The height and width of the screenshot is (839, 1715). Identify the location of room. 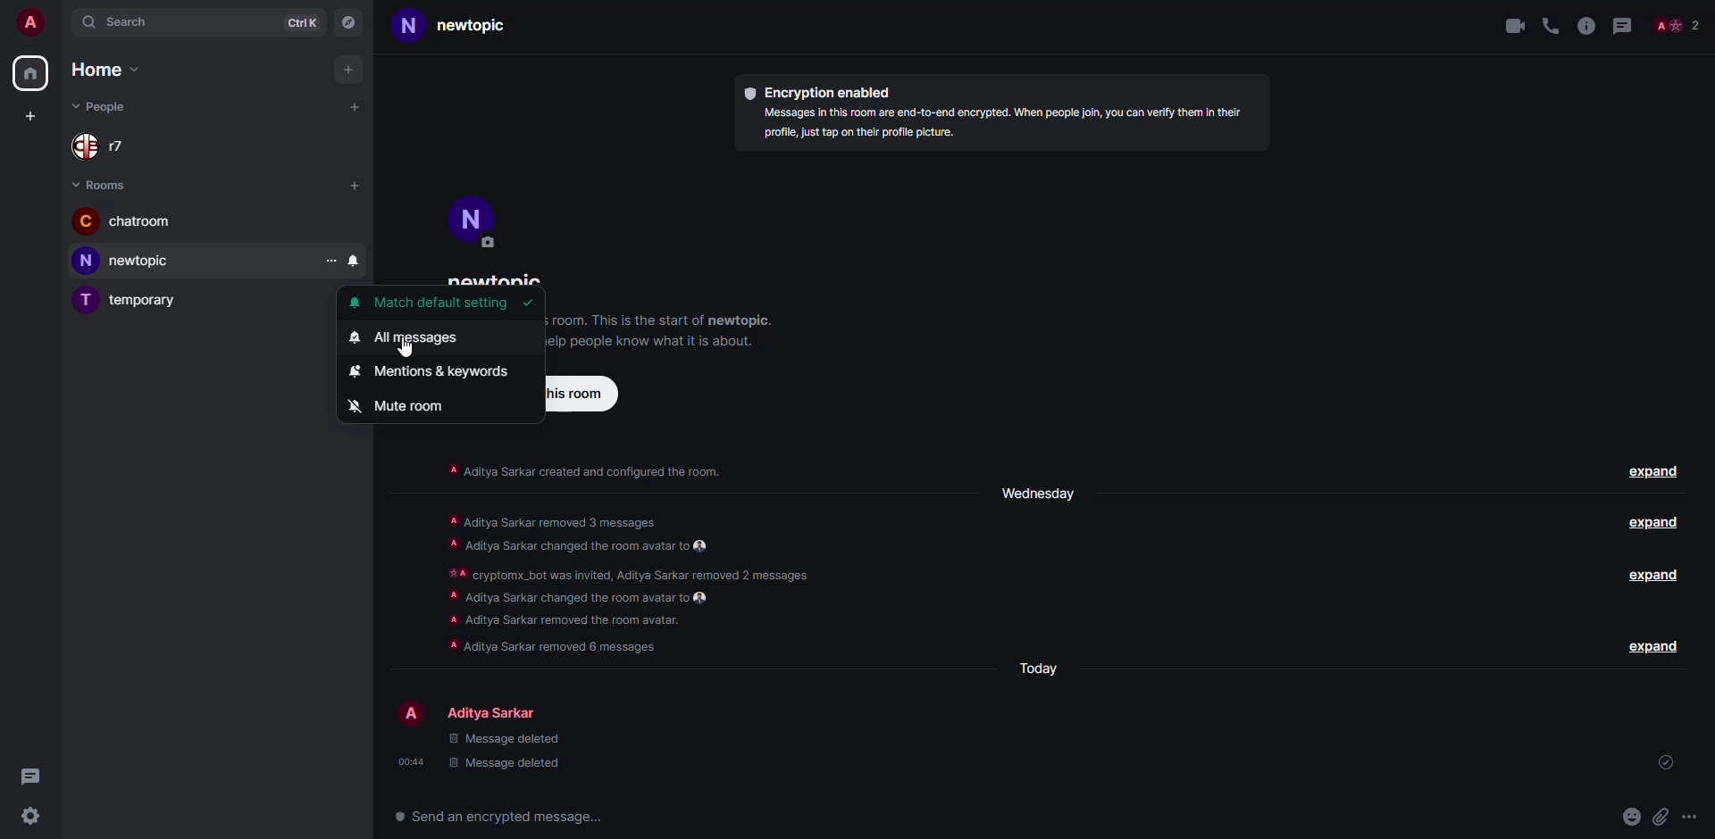
(126, 221).